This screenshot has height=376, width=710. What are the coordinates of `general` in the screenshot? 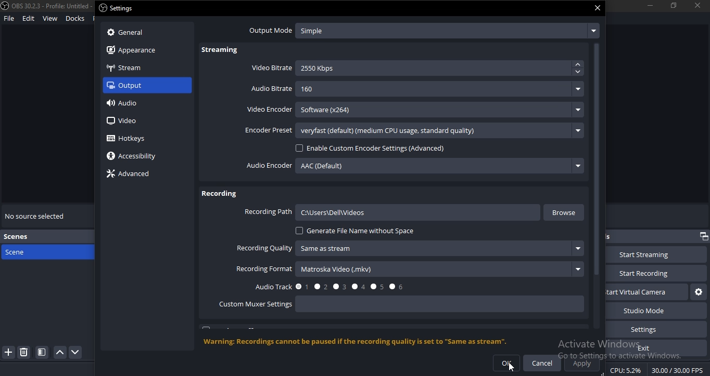 It's located at (138, 32).